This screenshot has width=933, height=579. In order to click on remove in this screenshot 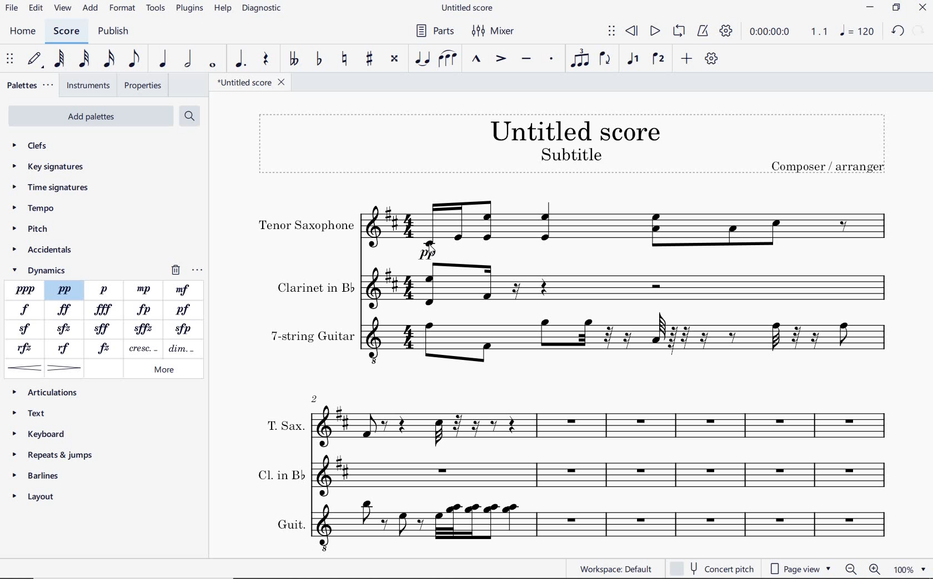, I will do `click(186, 270)`.